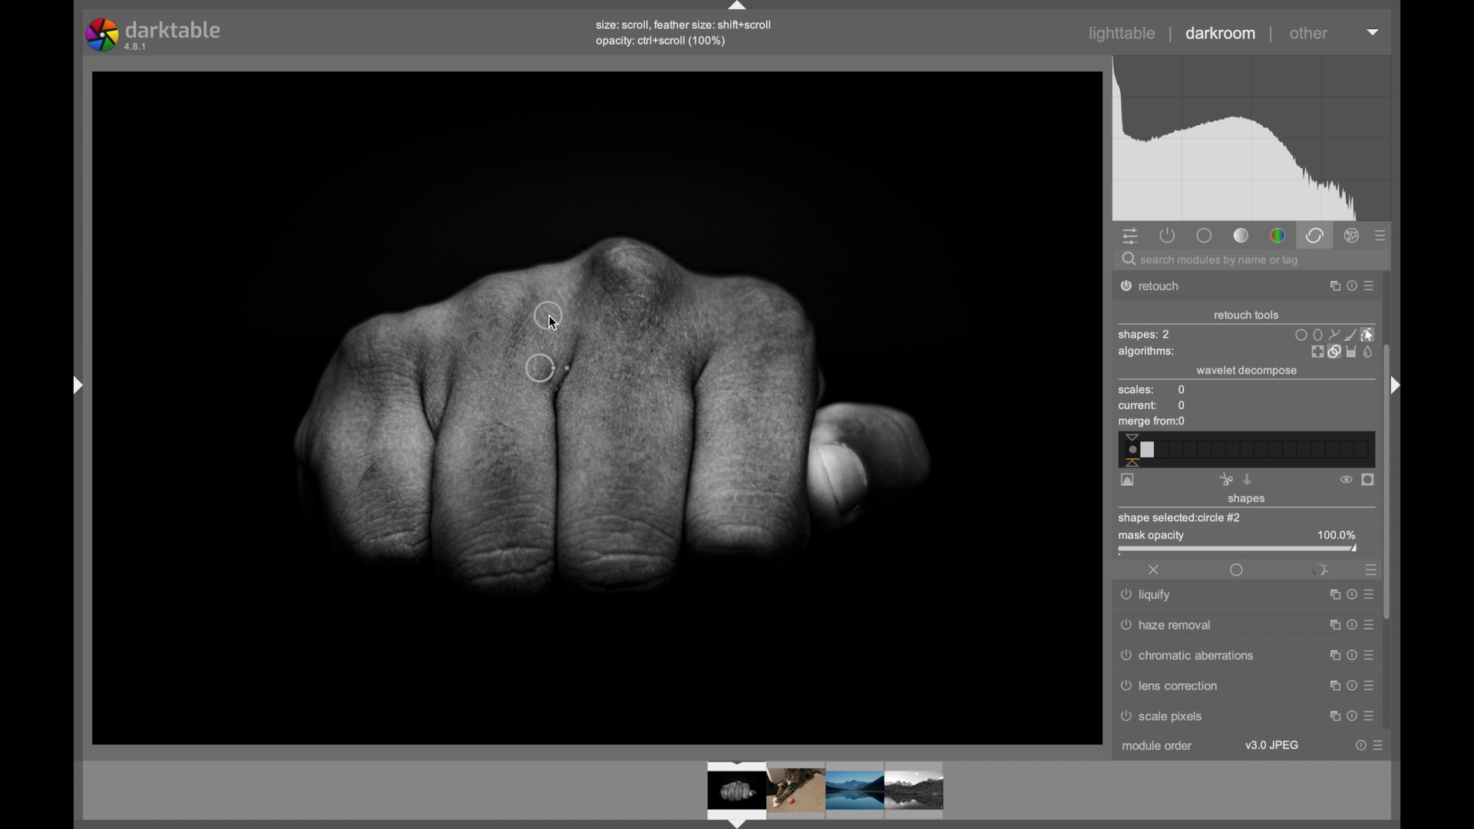  What do you see at coordinates (1244, 450) in the screenshot?
I see `merge slider` at bounding box center [1244, 450].